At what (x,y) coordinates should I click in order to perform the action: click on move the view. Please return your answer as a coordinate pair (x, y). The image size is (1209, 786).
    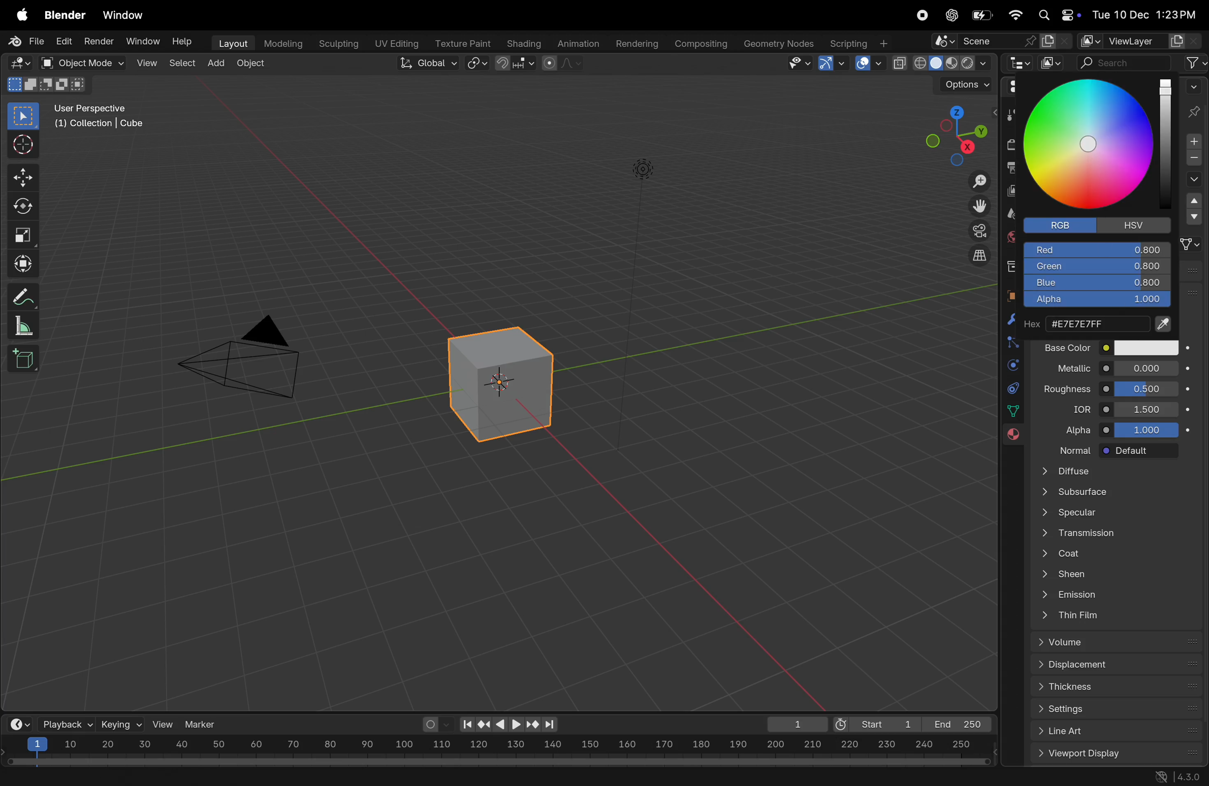
    Looking at the image, I should click on (979, 204).